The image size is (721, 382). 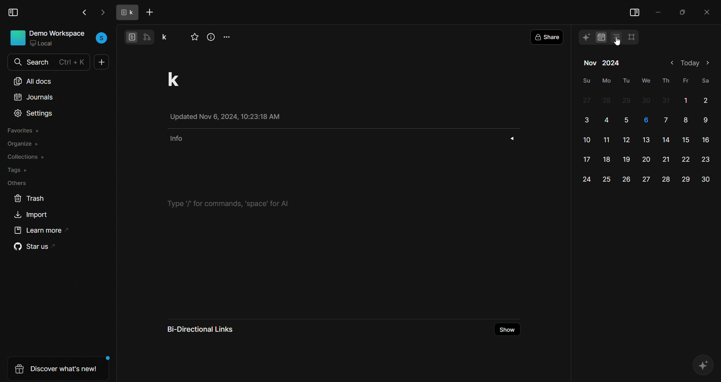 I want to click on close, so click(x=707, y=11).